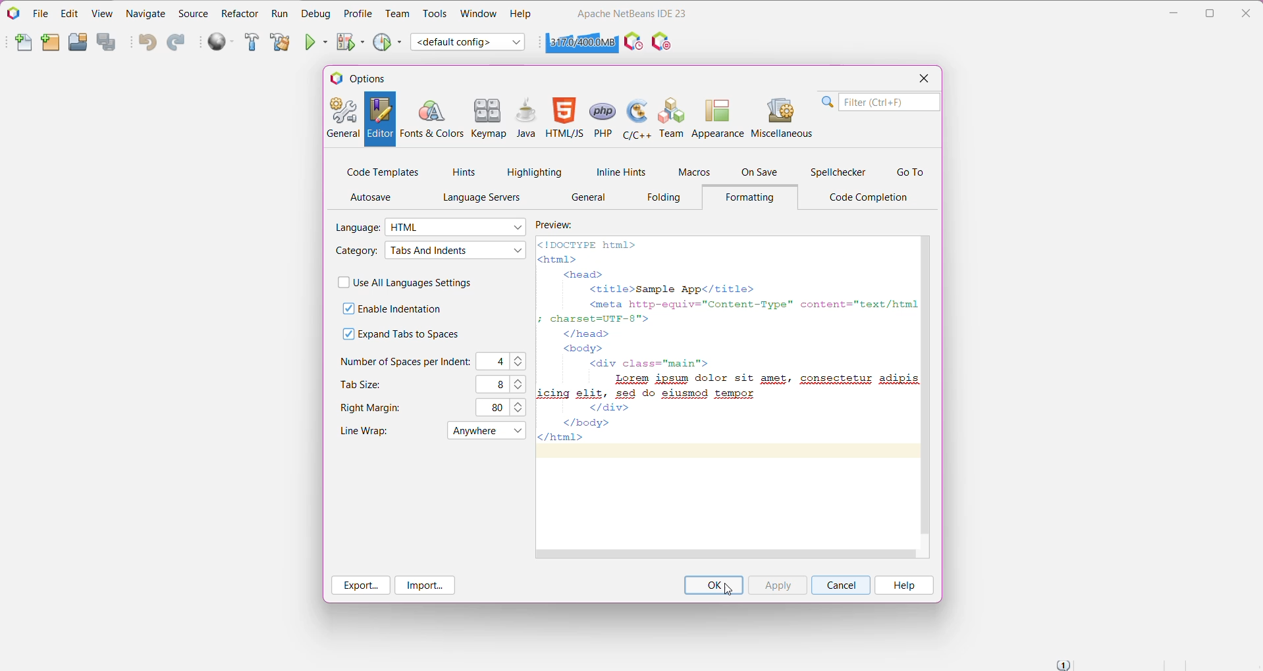 The image size is (1263, 671). I want to click on Cancel, so click(840, 585).